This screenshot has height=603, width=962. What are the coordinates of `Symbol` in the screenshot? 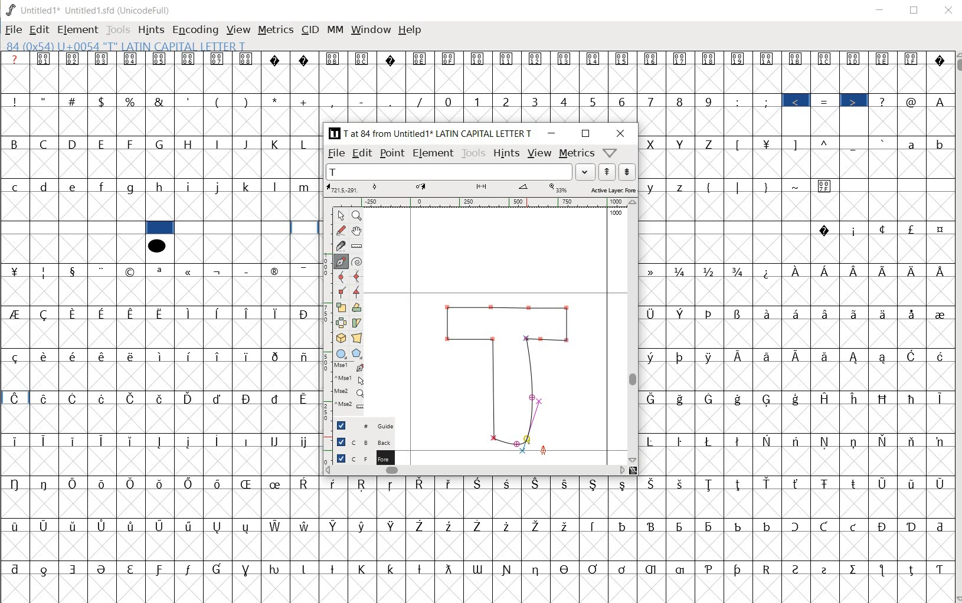 It's located at (15, 525).